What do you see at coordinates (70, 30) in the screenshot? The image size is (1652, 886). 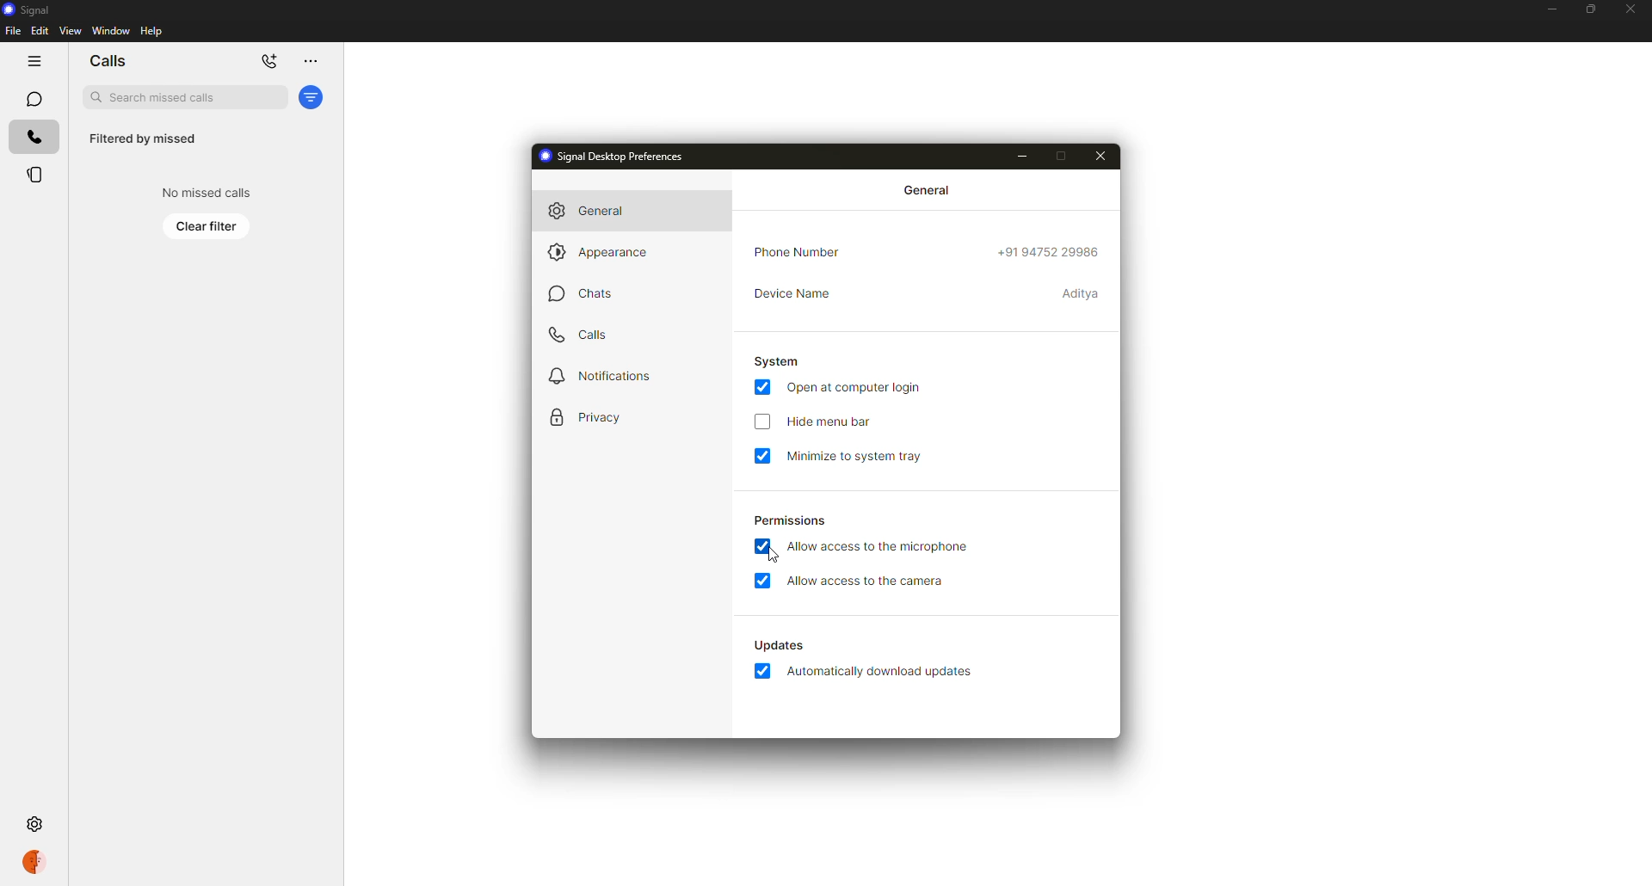 I see `view` at bounding box center [70, 30].